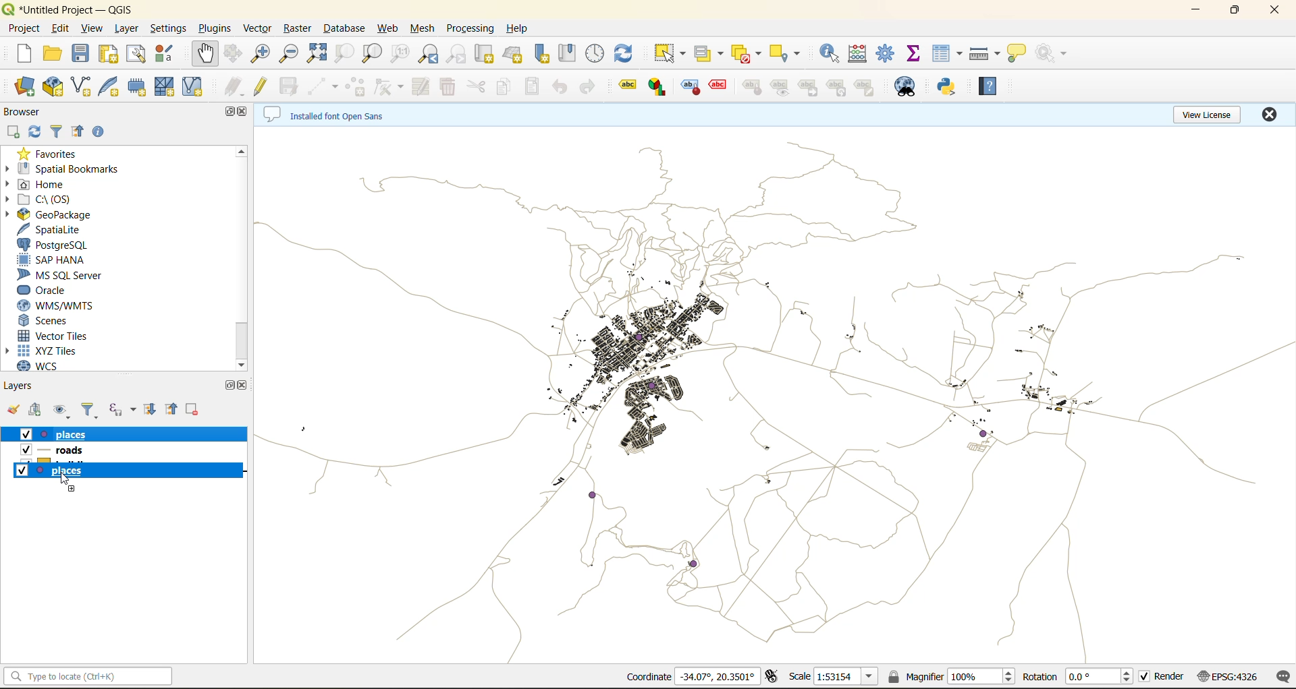 The image size is (1296, 689). Describe the element at coordinates (85, 454) in the screenshot. I see `roads` at that location.